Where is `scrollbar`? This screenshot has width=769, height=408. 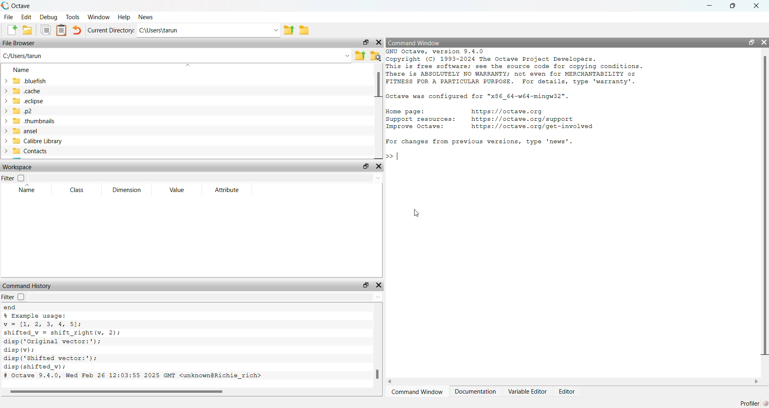
scrollbar is located at coordinates (378, 88).